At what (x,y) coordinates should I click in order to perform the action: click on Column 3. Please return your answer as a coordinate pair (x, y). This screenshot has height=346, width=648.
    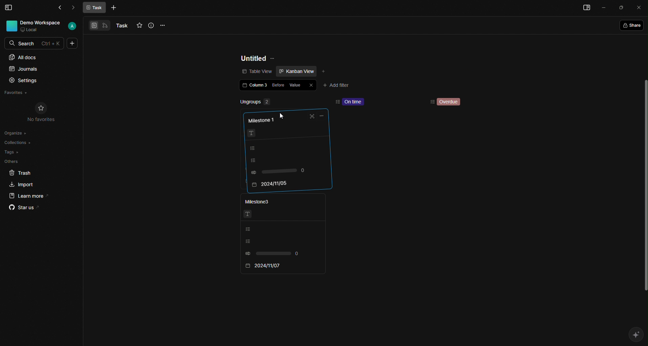
    Looking at the image, I should click on (254, 86).